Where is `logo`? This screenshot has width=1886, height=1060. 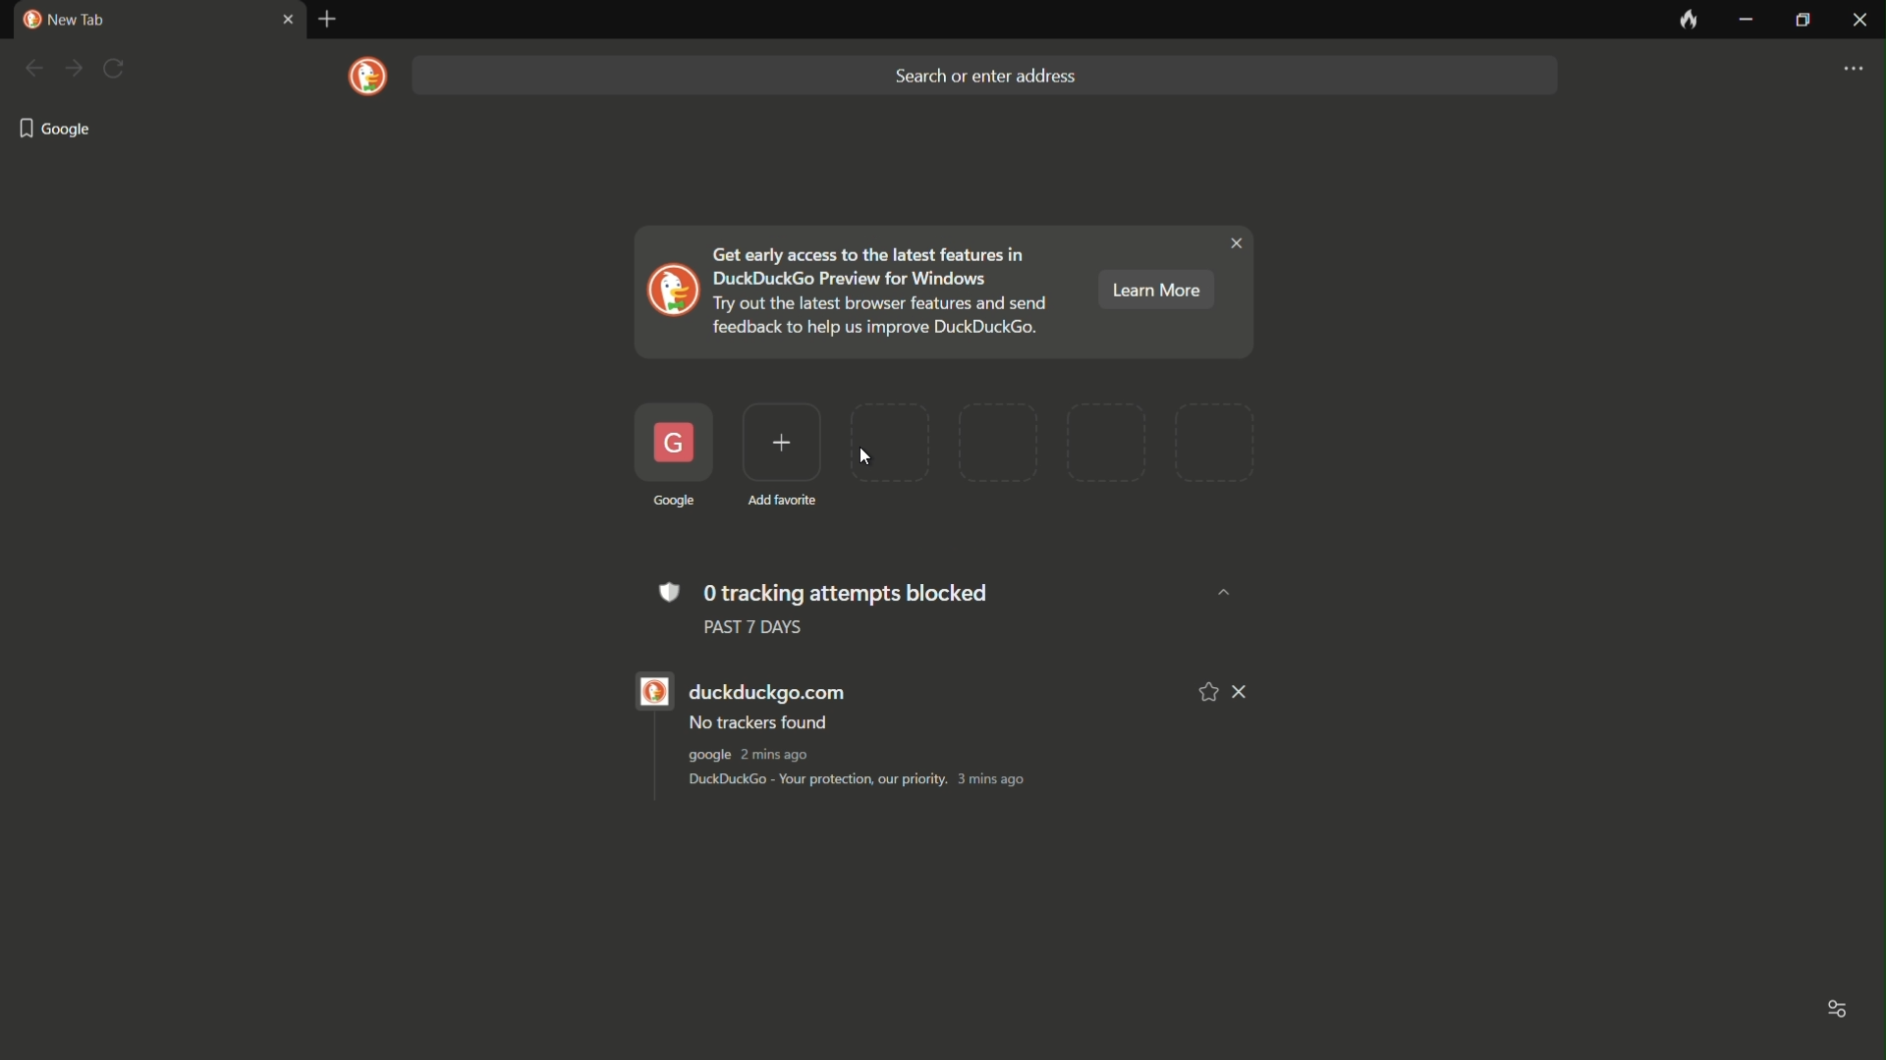
logo is located at coordinates (369, 77).